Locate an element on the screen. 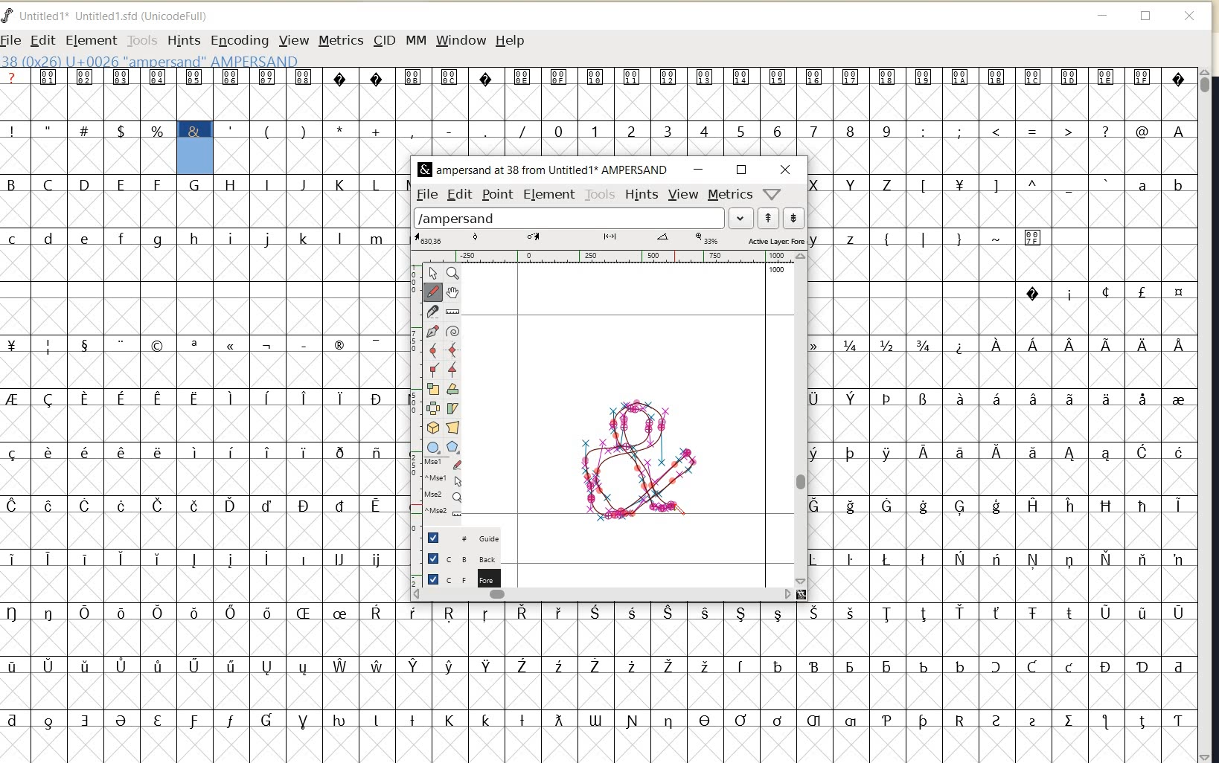 The width and height of the screenshot is (1219, 763).  is located at coordinates (434, 448).